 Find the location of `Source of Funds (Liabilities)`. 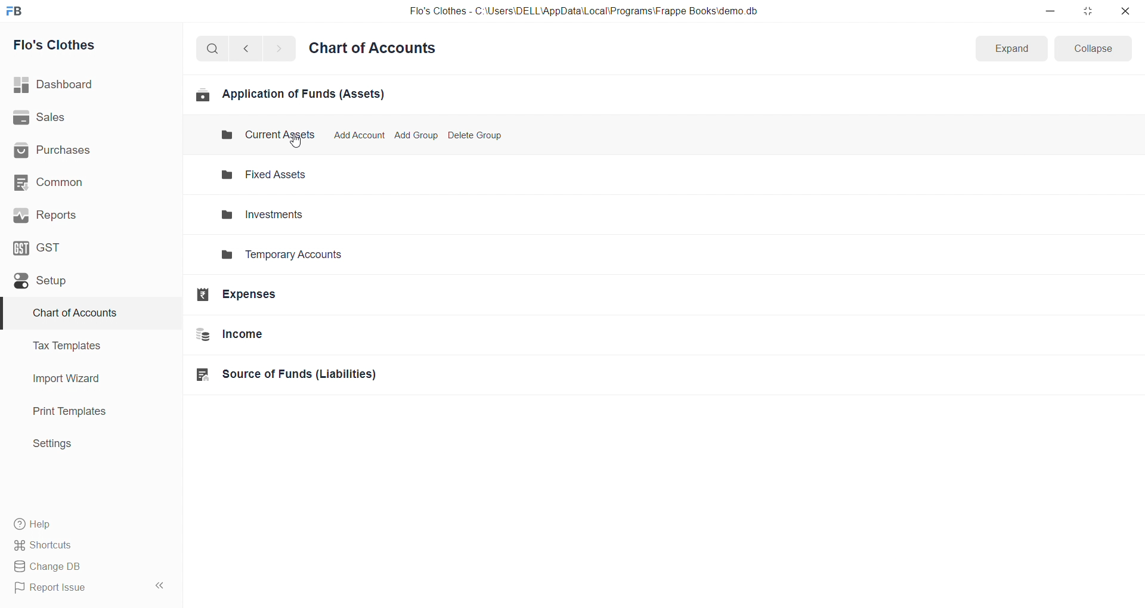

Source of Funds (Liabilities) is located at coordinates (289, 376).